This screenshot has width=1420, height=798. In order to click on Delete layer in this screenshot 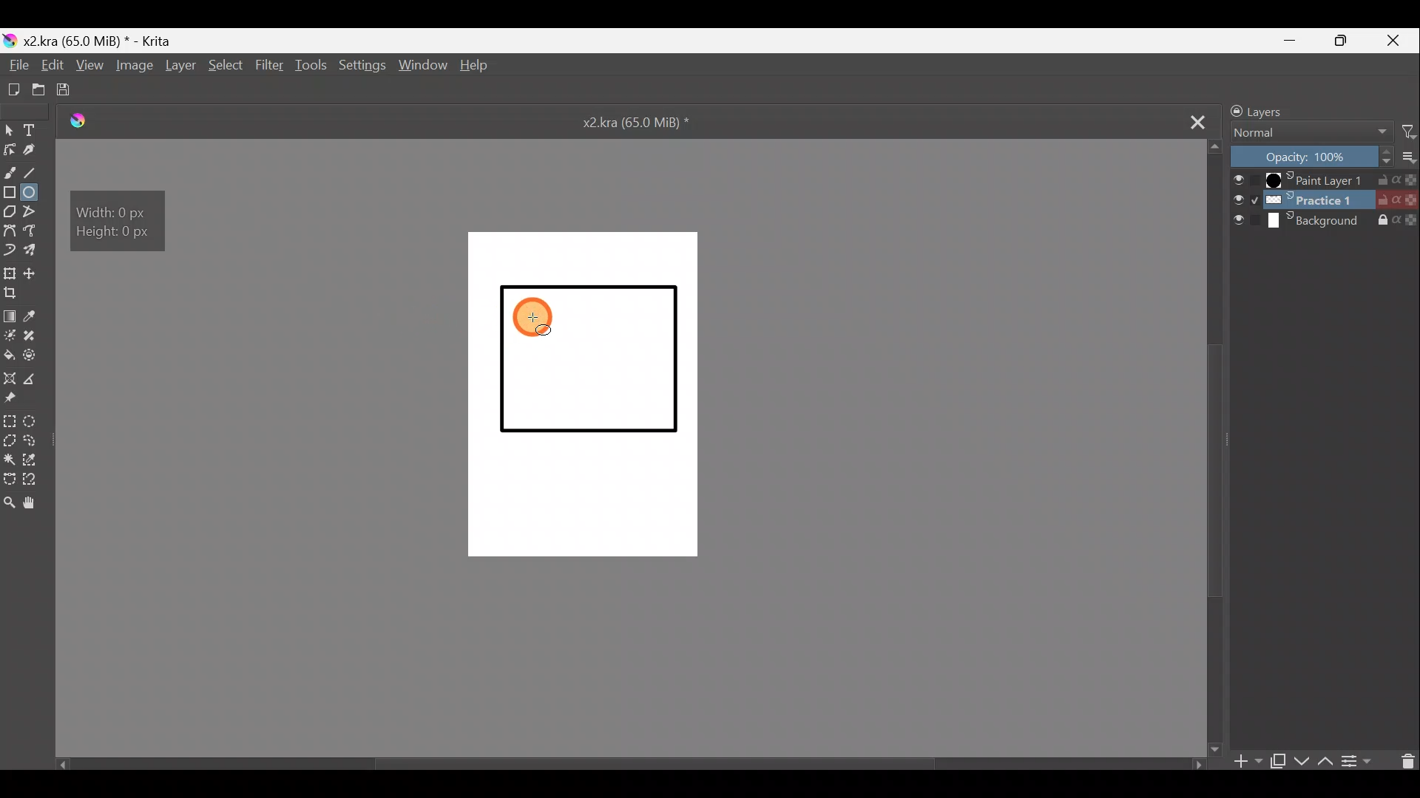, I will do `click(1404, 762)`.